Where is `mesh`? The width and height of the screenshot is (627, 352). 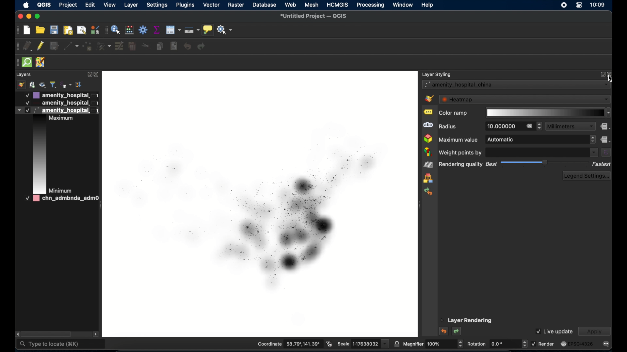
mesh is located at coordinates (312, 5).